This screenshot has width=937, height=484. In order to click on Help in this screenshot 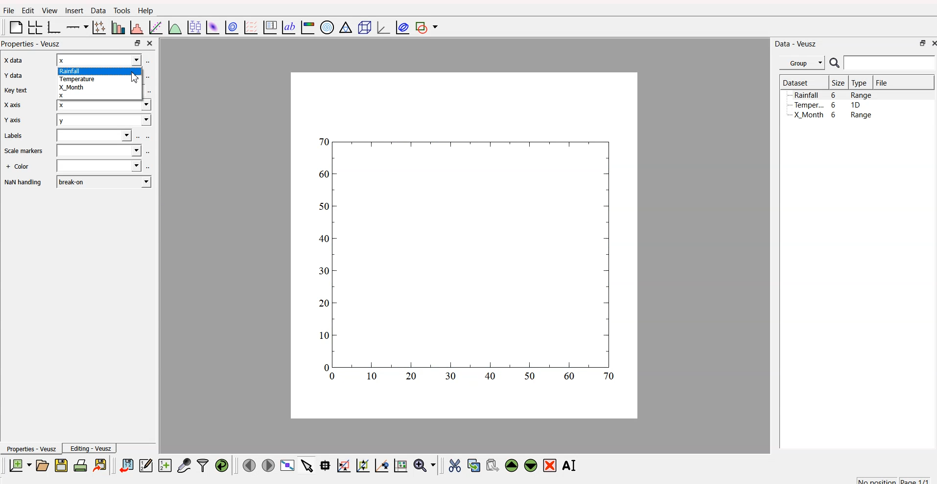, I will do `click(145, 10)`.